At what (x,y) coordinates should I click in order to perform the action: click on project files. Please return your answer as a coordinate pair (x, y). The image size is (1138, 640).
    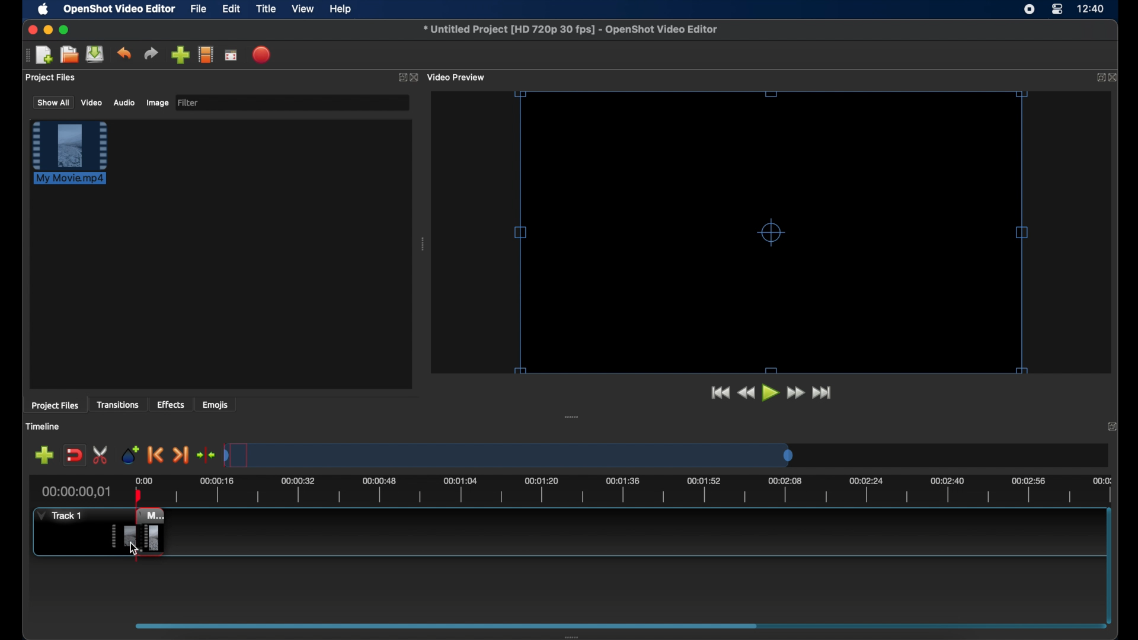
    Looking at the image, I should click on (51, 78).